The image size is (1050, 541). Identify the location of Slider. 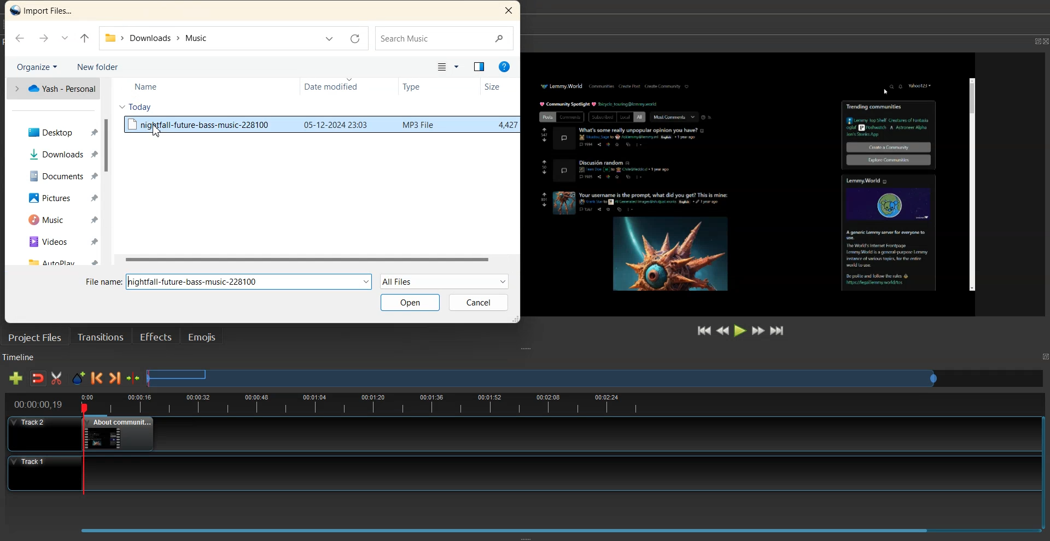
(596, 378).